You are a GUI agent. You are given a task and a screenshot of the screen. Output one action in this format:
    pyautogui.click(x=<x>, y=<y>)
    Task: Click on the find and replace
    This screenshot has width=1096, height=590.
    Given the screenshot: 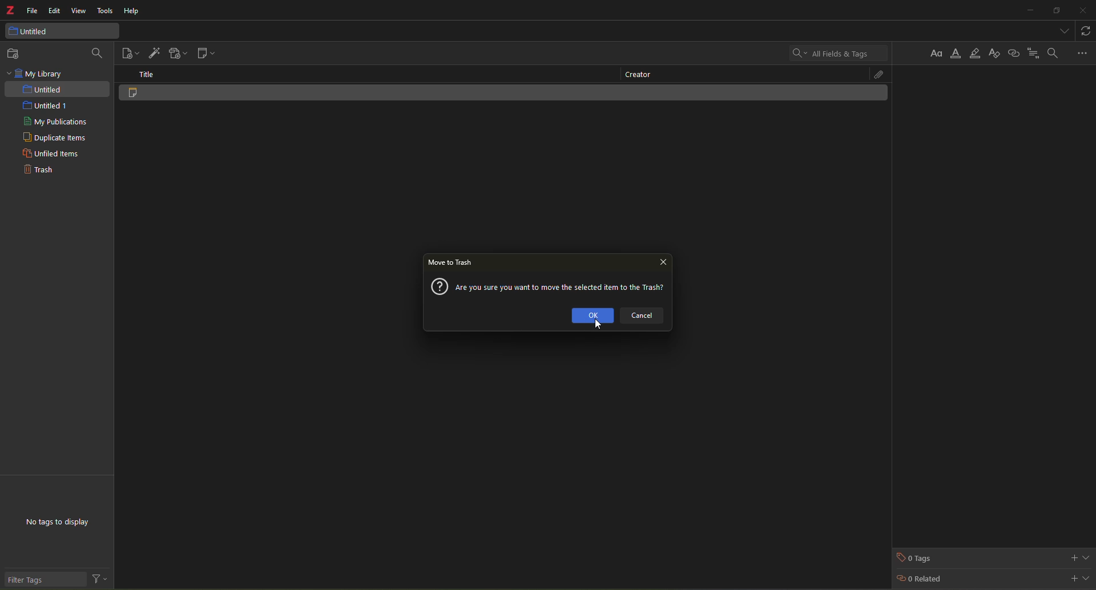 What is the action you would take?
    pyautogui.click(x=1053, y=52)
    